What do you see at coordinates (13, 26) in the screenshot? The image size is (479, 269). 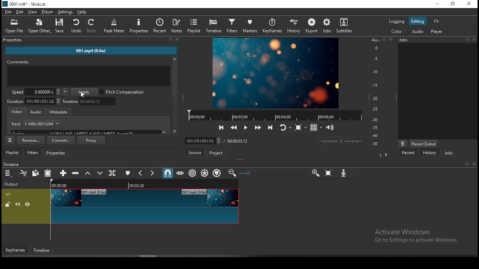 I see `Open file` at bounding box center [13, 26].